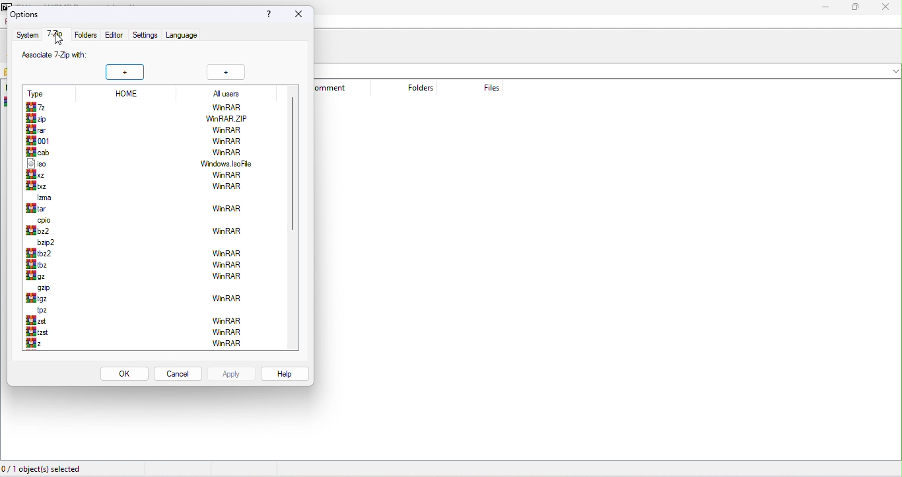 The image size is (902, 477). I want to click on windows isofile, so click(230, 165).